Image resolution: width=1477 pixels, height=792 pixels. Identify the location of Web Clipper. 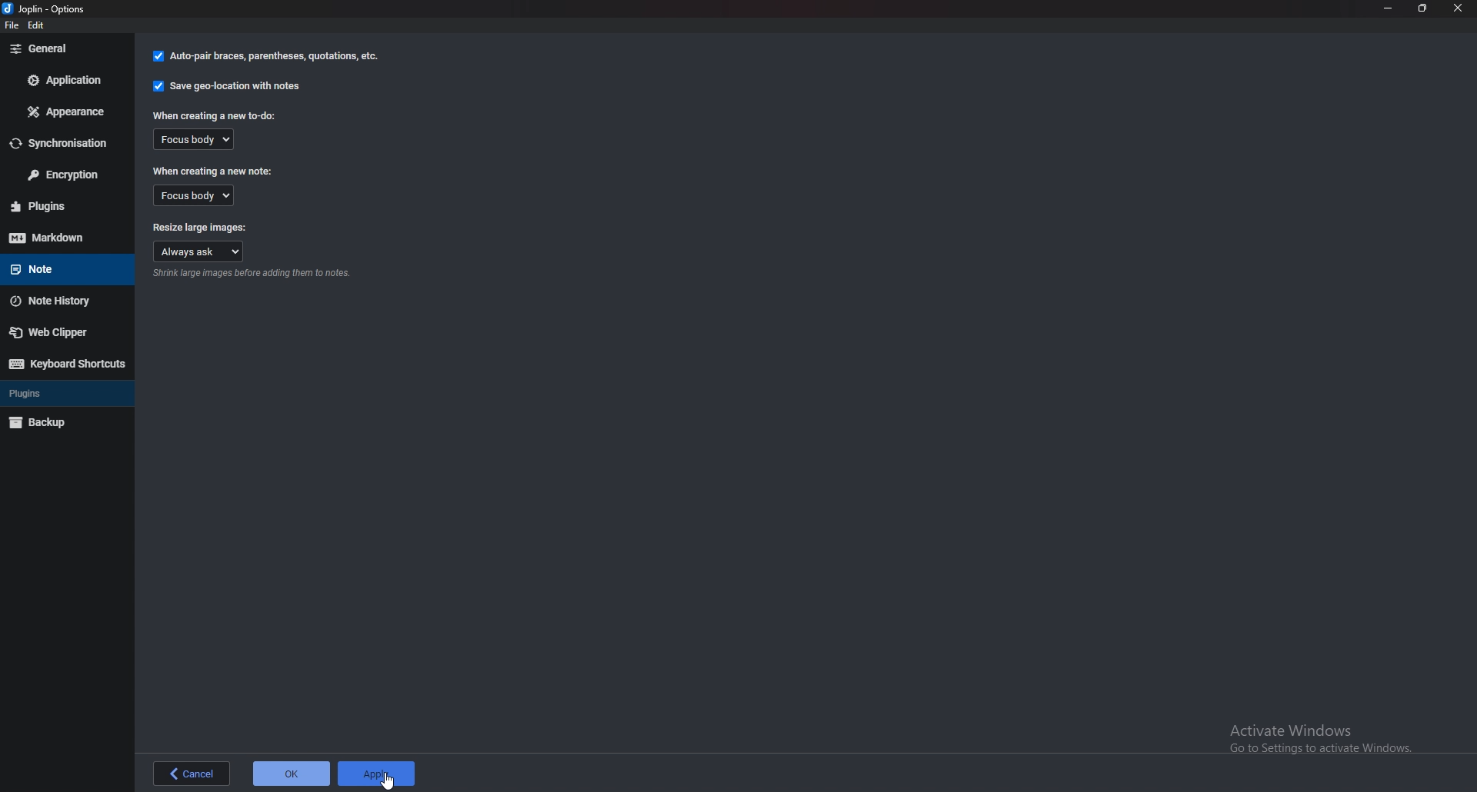
(62, 333).